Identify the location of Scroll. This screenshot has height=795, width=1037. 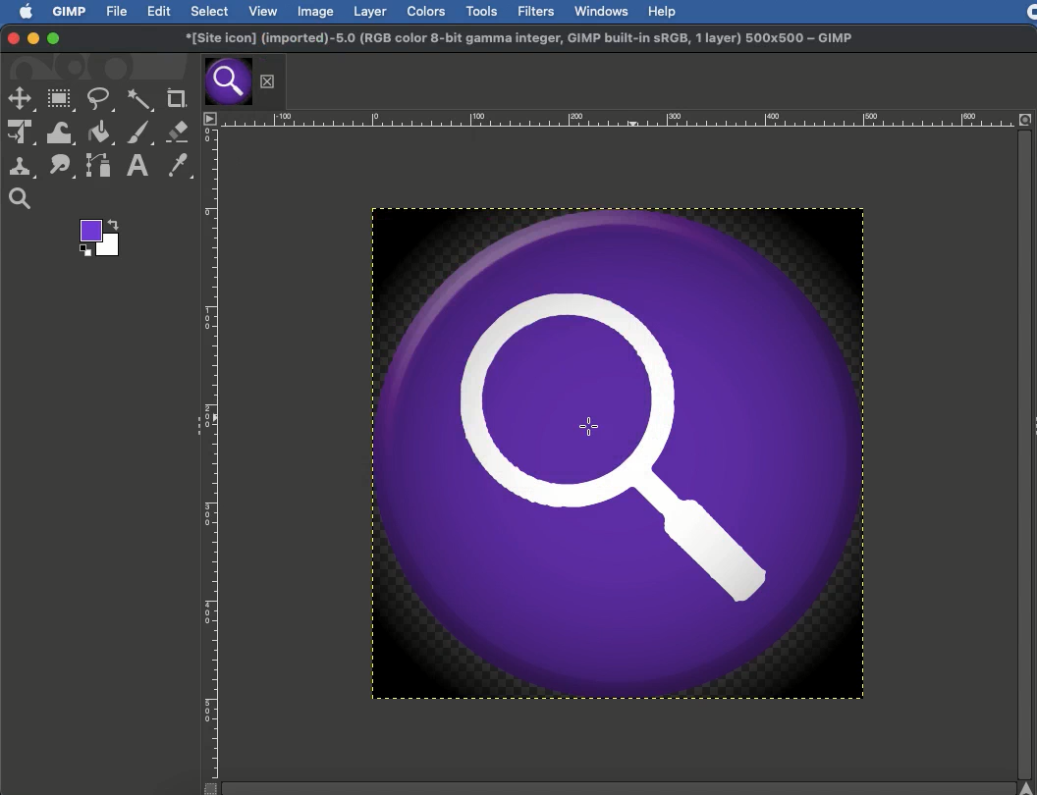
(606, 787).